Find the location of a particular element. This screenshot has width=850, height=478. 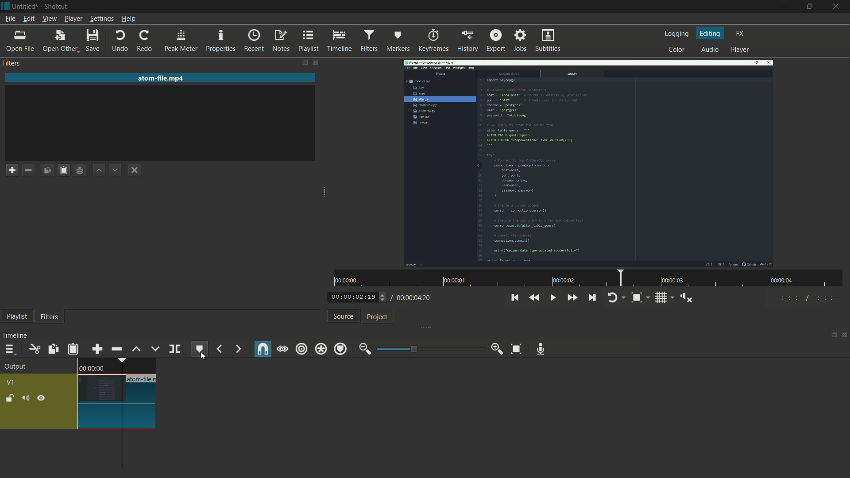

timeline is located at coordinates (13, 335).